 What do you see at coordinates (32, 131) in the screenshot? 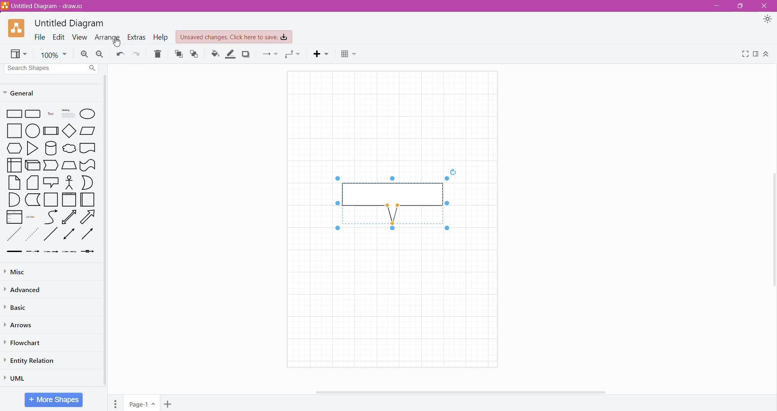
I see `circle` at bounding box center [32, 131].